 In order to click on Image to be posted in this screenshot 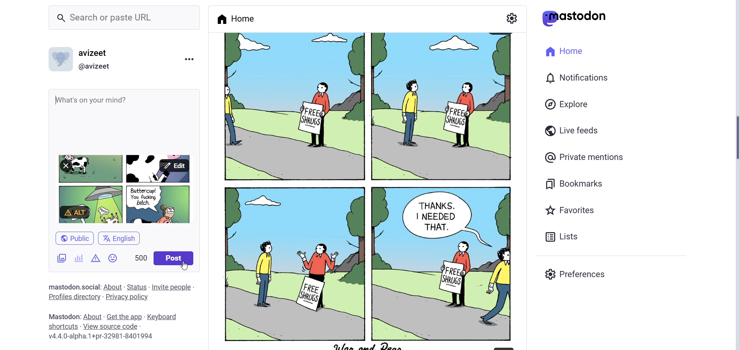, I will do `click(118, 165)`.